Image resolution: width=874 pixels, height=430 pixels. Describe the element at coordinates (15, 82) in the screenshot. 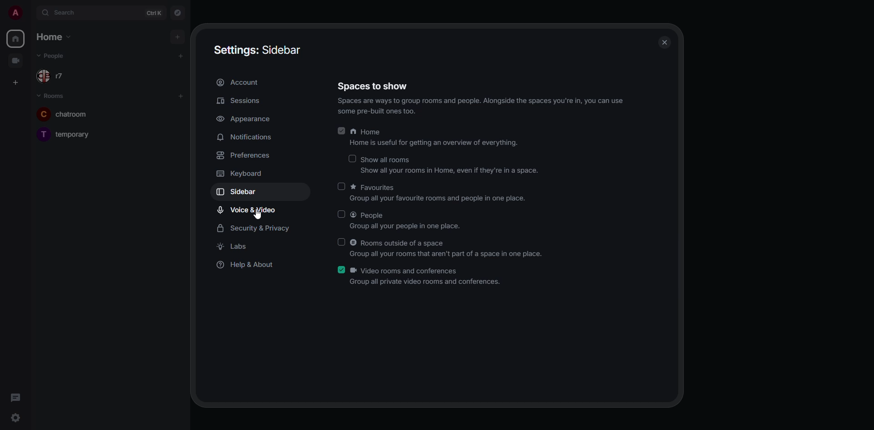

I see `create space` at that location.